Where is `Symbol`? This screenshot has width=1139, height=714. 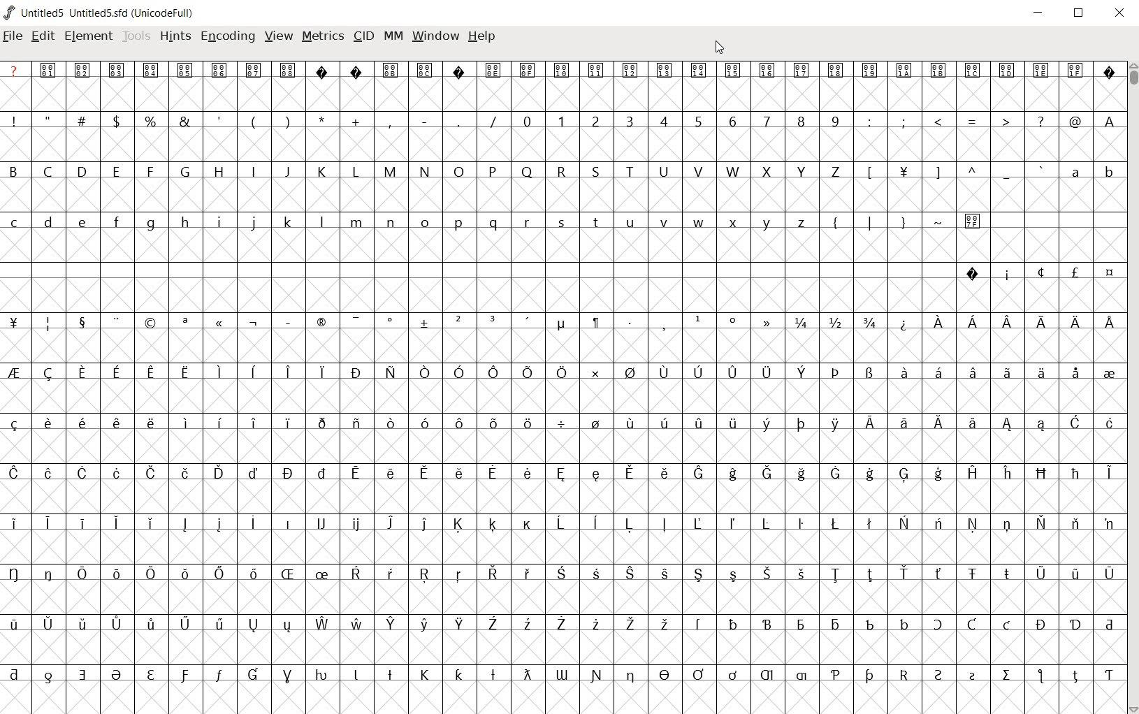
Symbol is located at coordinates (253, 323).